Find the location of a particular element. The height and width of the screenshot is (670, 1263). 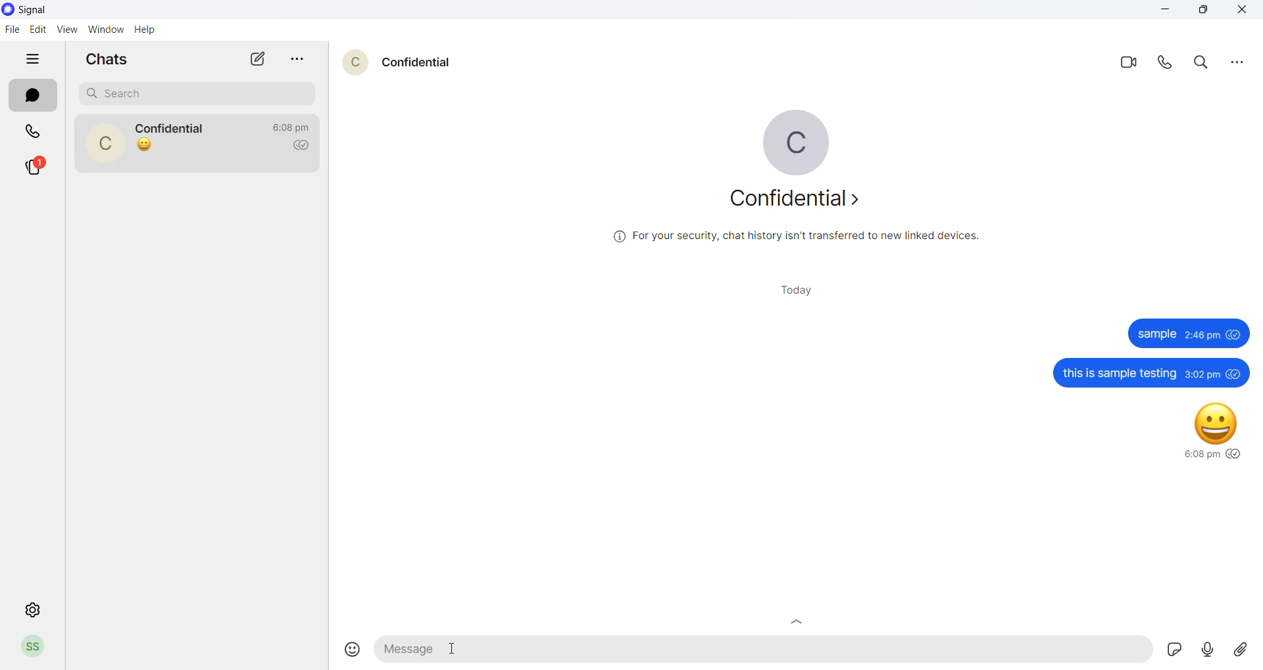

happy emoji is located at coordinates (1199, 430).